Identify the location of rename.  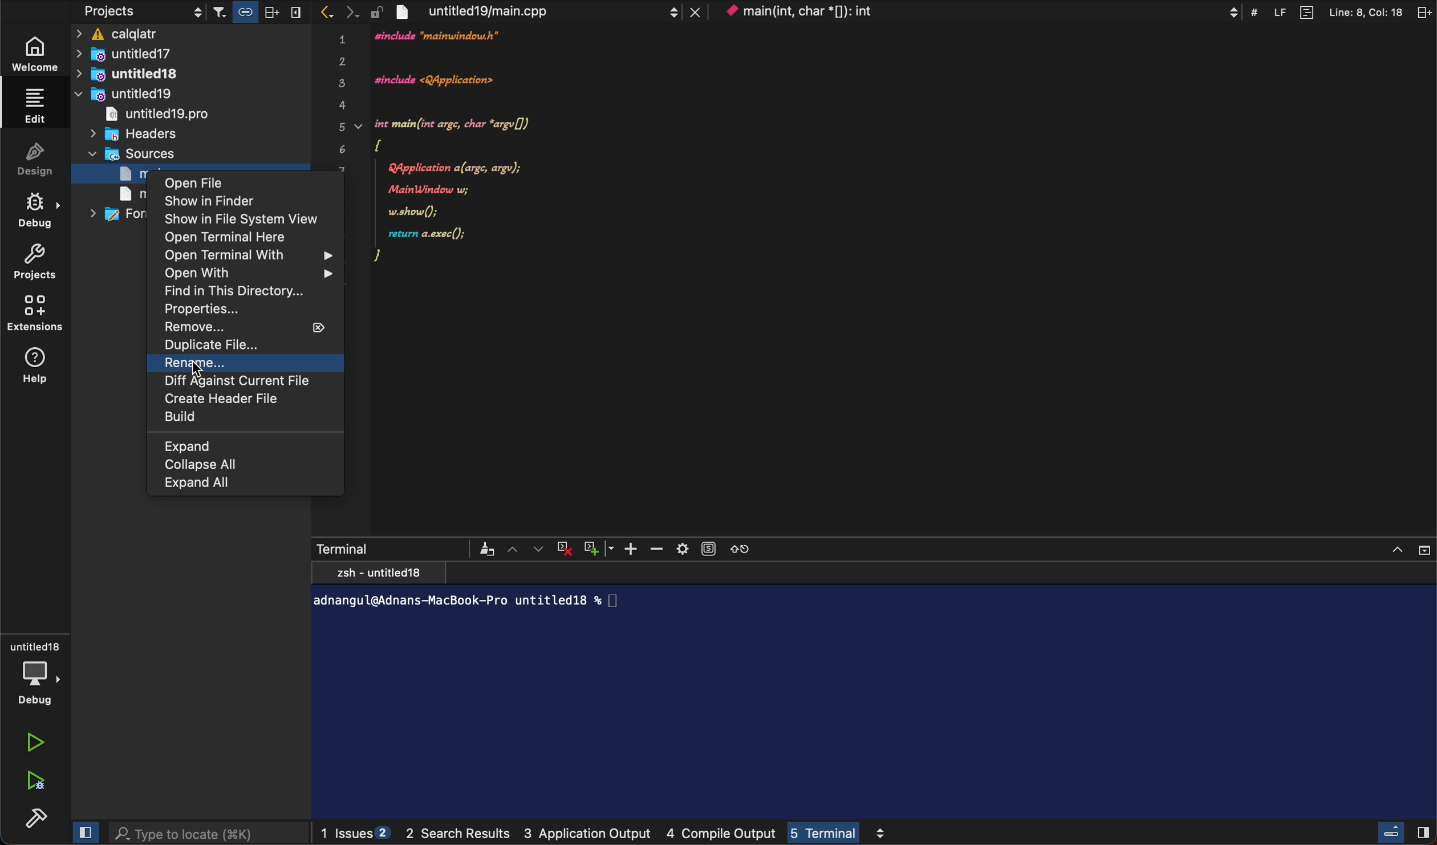
(246, 364).